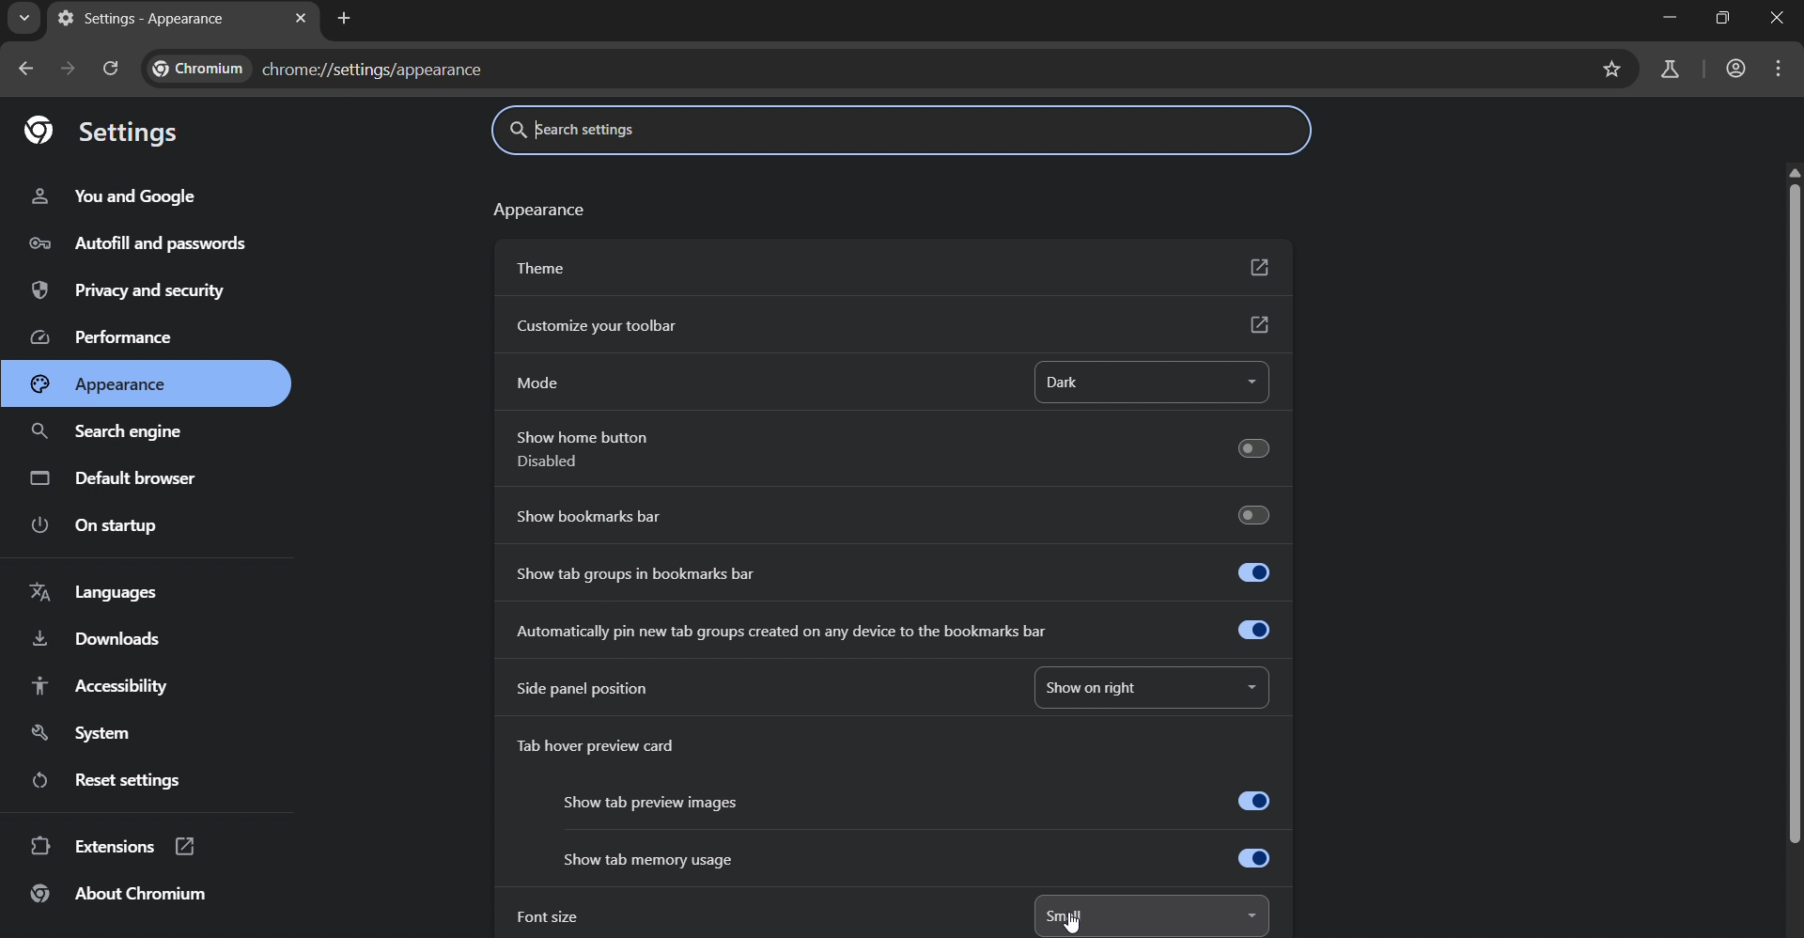 This screenshot has height=938, width=1804. I want to click on downloads, so click(100, 637).